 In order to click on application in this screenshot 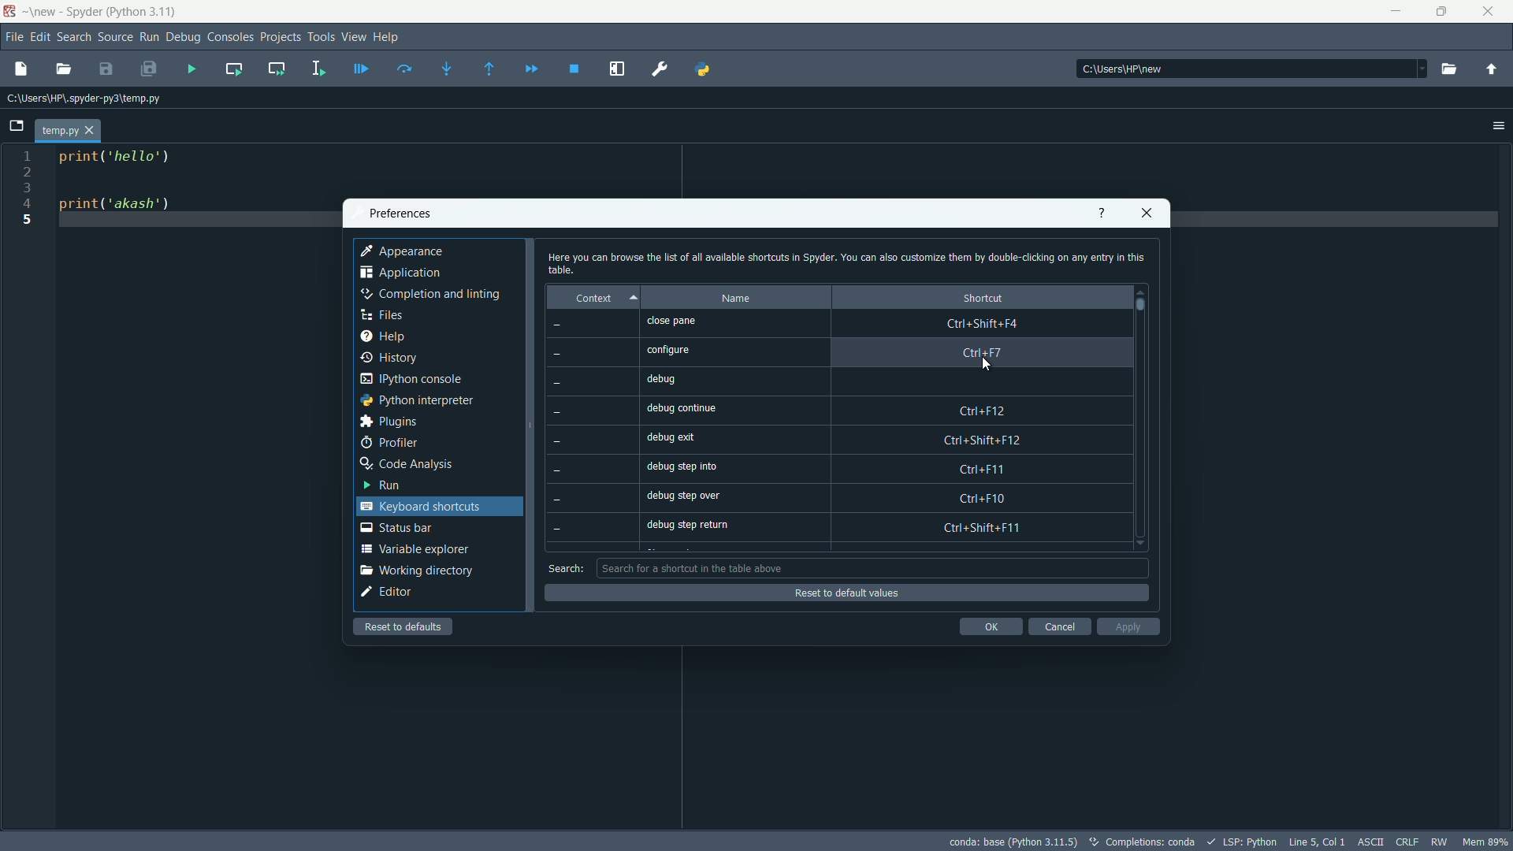, I will do `click(401, 275)`.